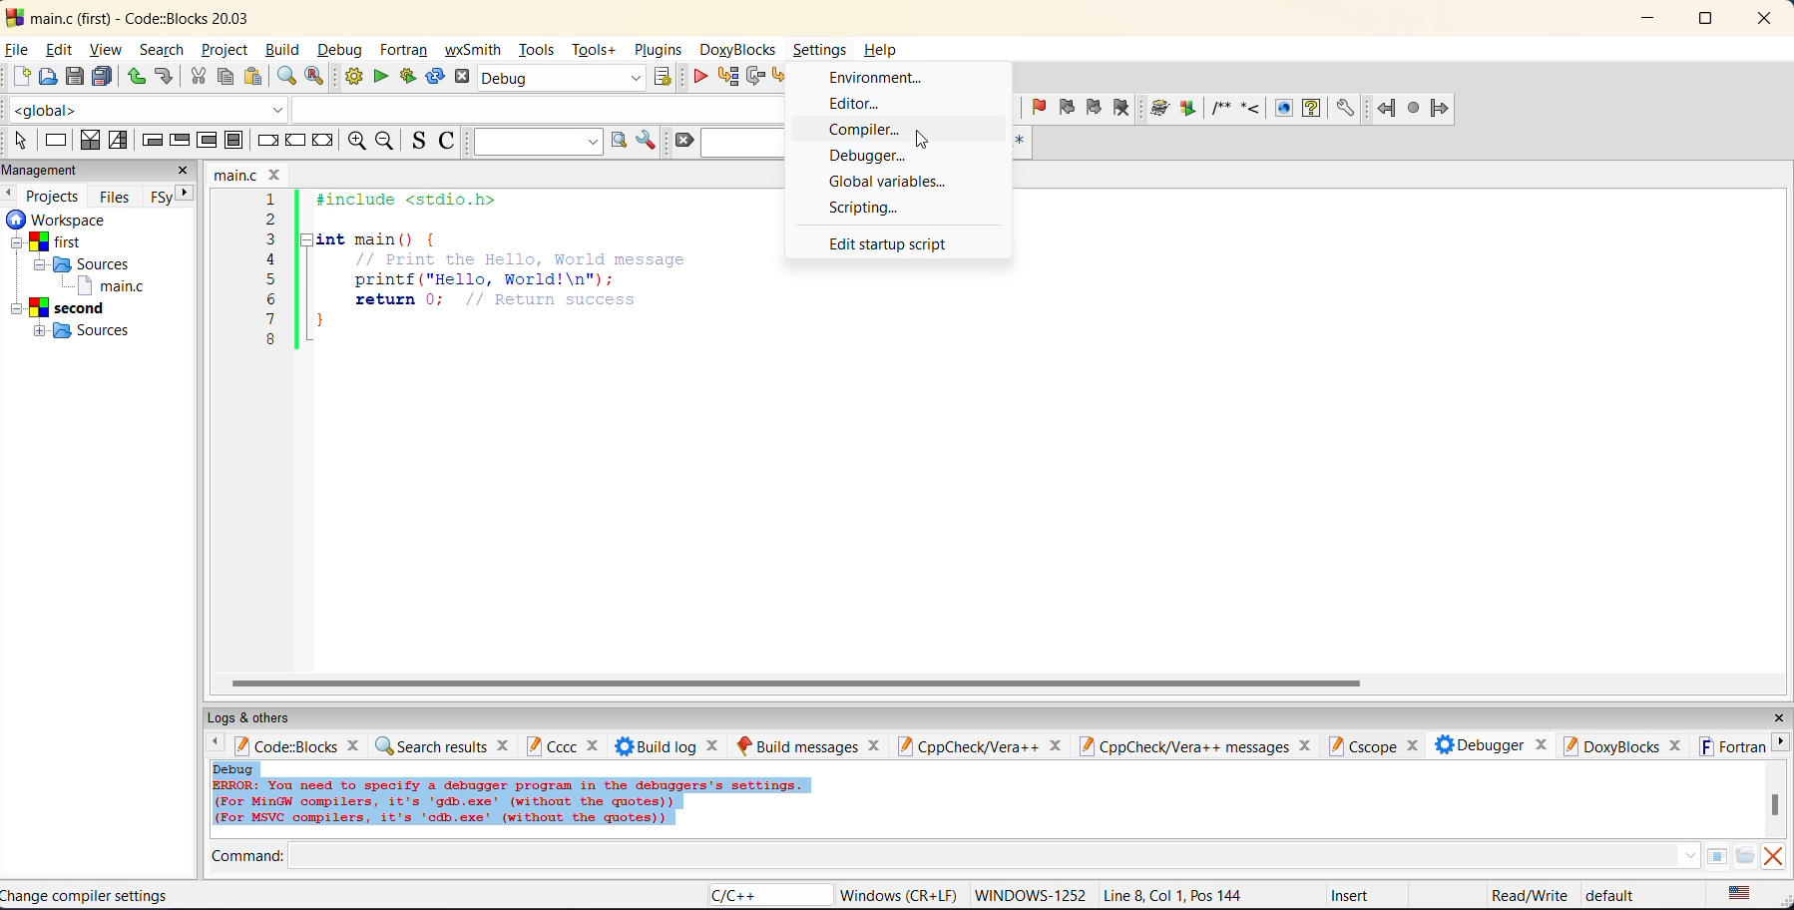  What do you see at coordinates (250, 715) in the screenshot?
I see `logs and others` at bounding box center [250, 715].